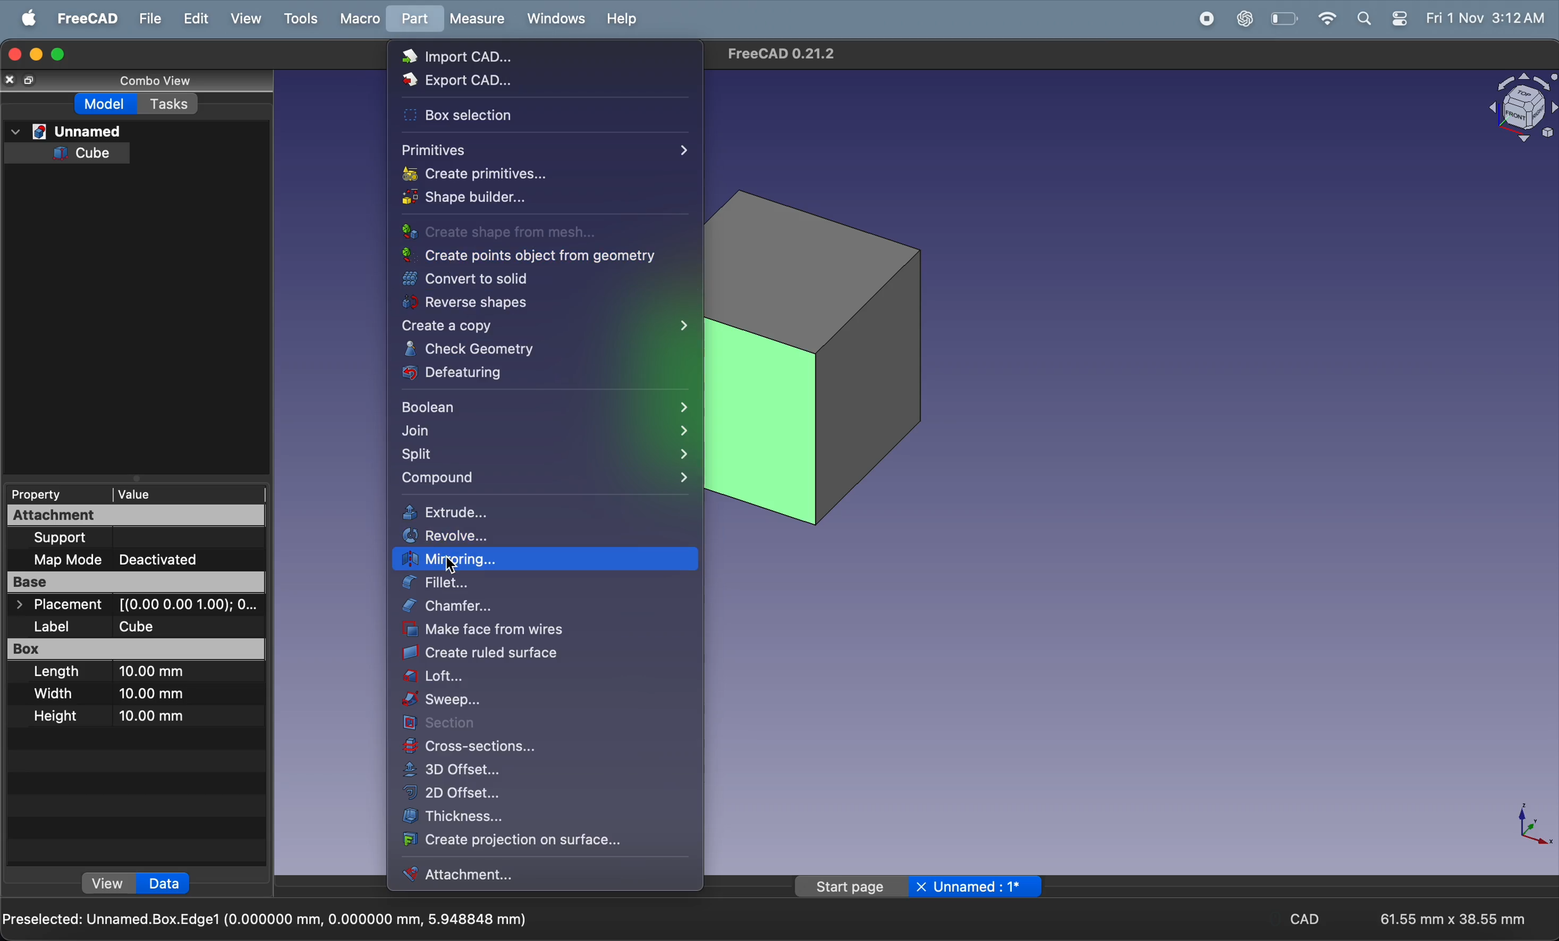  I want to click on export cad, so click(534, 82).